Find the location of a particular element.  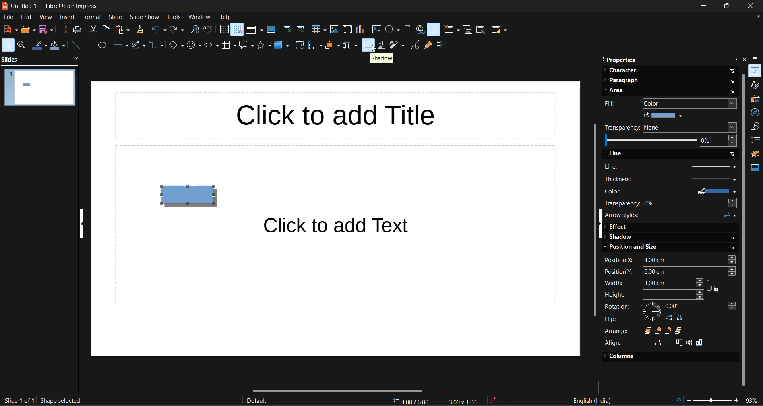

filter is located at coordinates (397, 46).